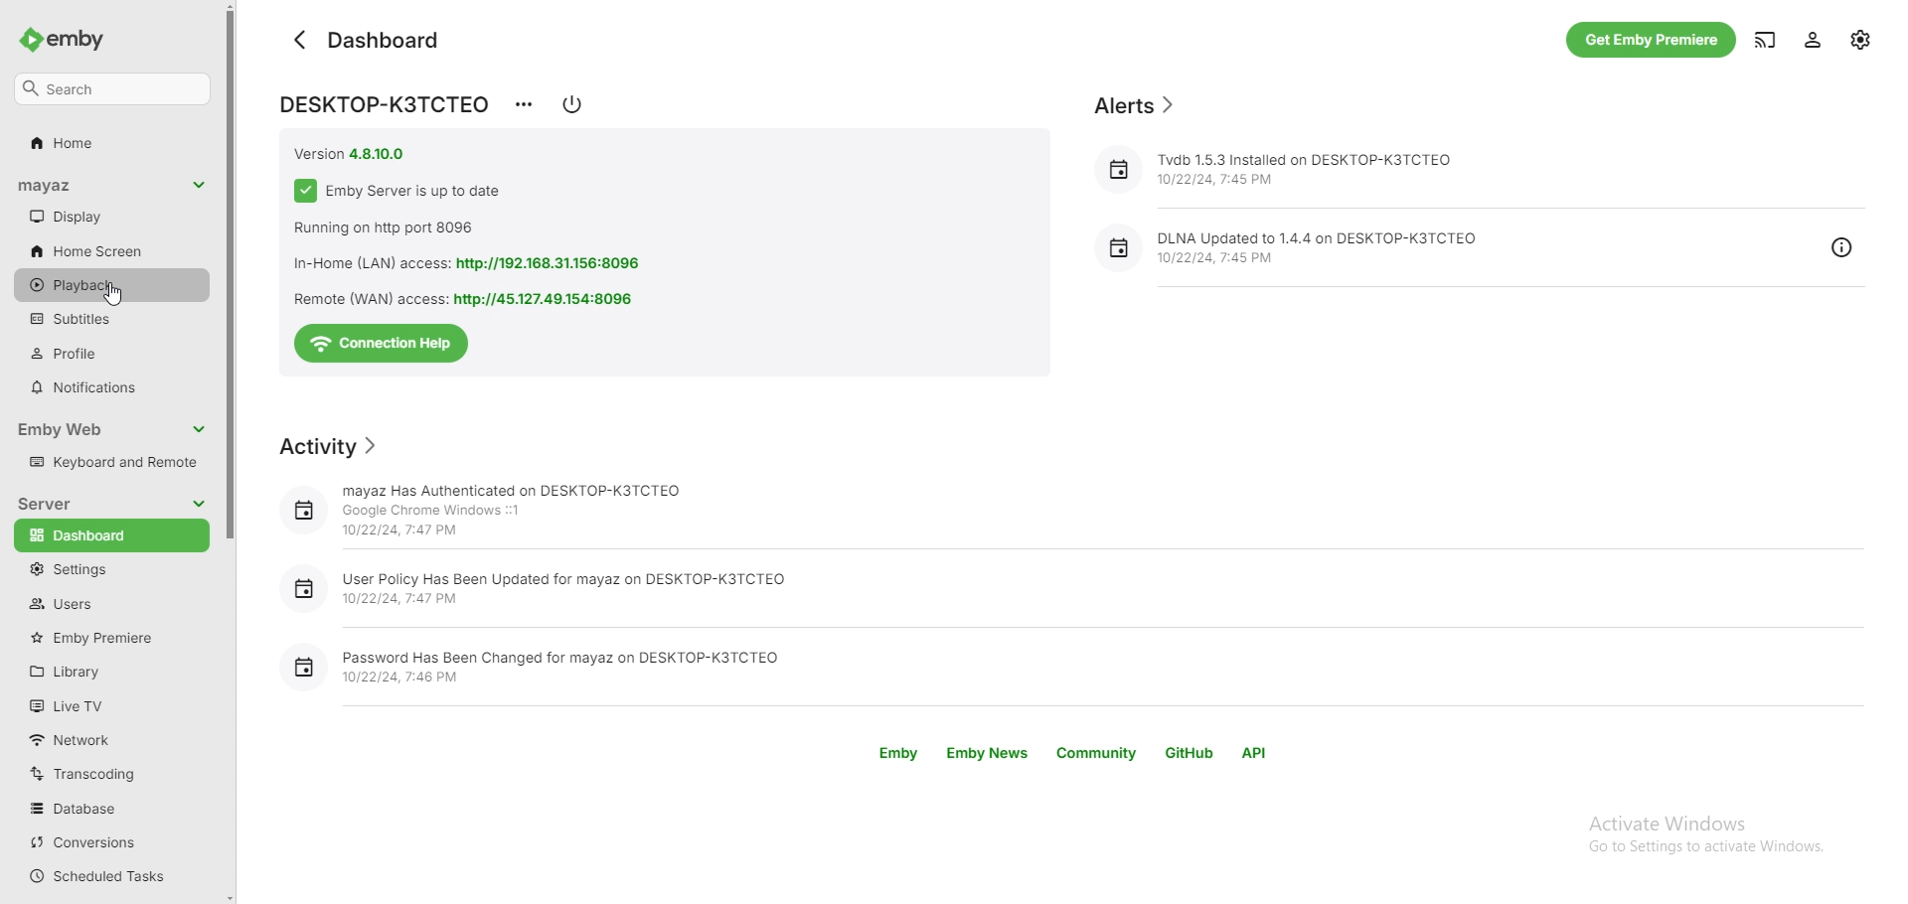  I want to click on library, so click(108, 671).